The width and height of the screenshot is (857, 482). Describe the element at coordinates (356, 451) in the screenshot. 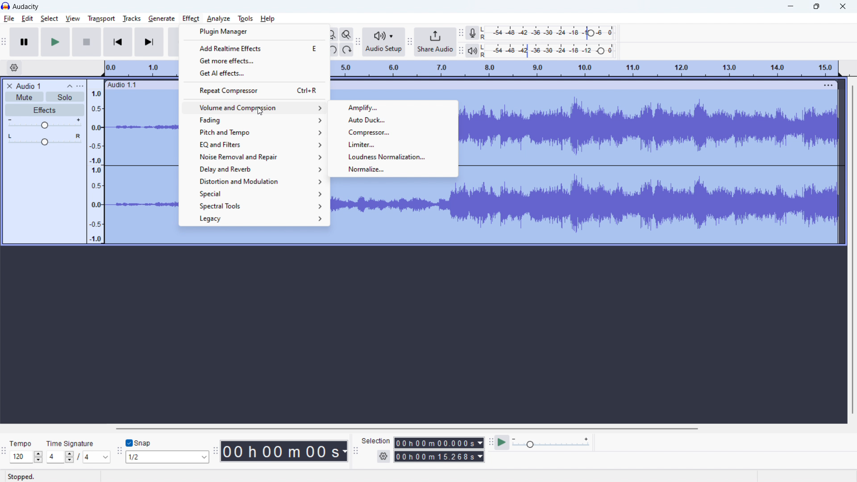

I see `selection toolbar` at that location.